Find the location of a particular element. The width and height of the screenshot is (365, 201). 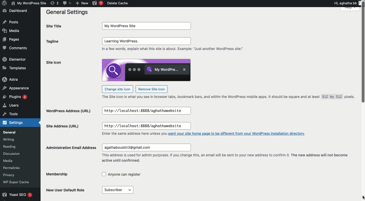

Delete cache is located at coordinates (118, 4).